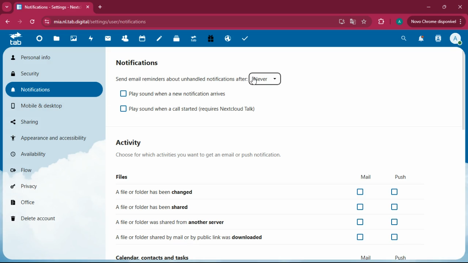 Image resolution: width=468 pixels, height=263 pixels. Describe the element at coordinates (7, 22) in the screenshot. I see `back` at that location.